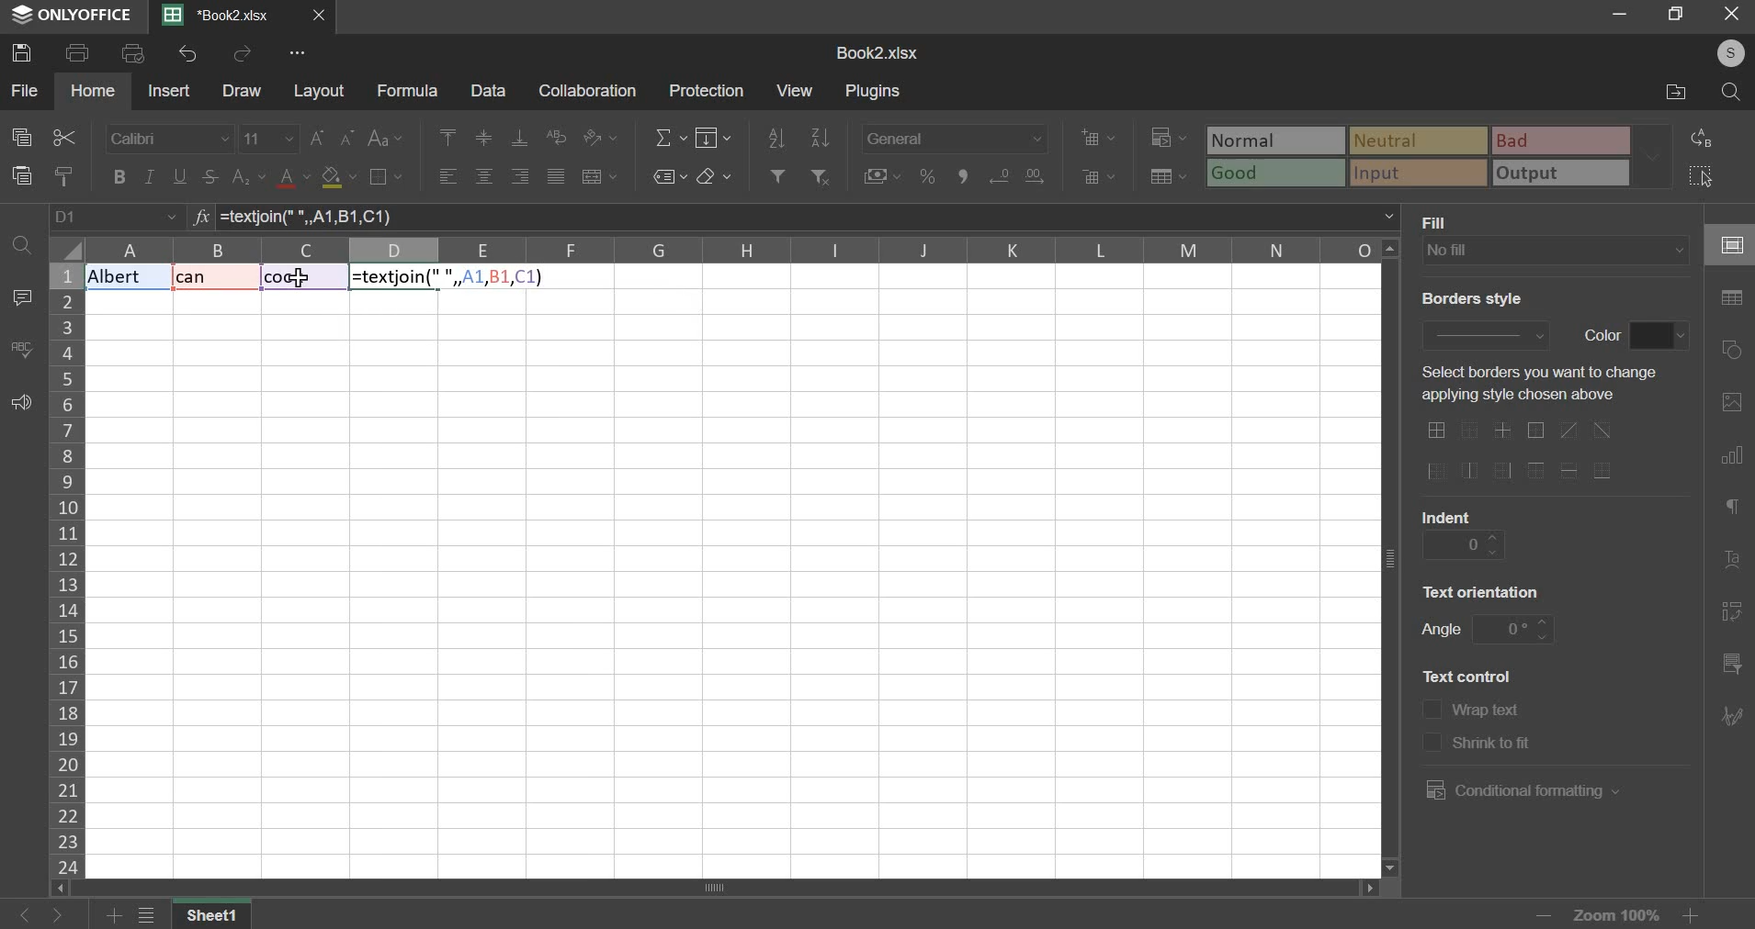 The height and width of the screenshot is (929, 1755). I want to click on align bottom, so click(520, 138).